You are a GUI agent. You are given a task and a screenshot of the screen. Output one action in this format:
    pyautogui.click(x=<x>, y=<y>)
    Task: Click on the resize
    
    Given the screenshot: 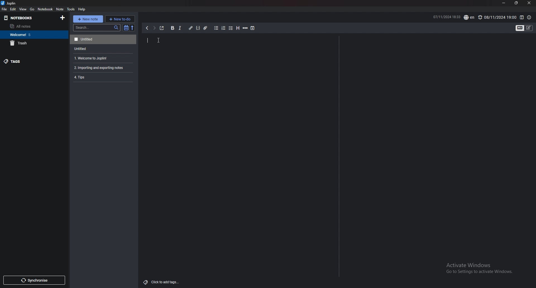 What is the action you would take?
    pyautogui.click(x=516, y=3)
    